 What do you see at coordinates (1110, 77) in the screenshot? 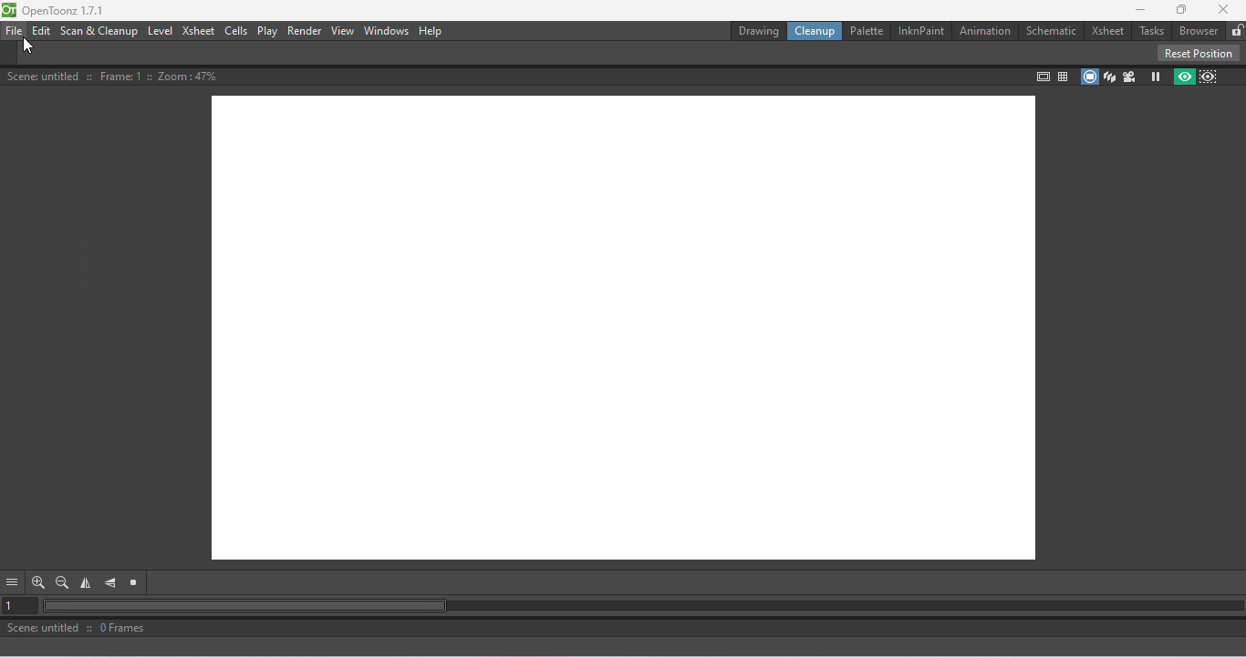
I see `3D view` at bounding box center [1110, 77].